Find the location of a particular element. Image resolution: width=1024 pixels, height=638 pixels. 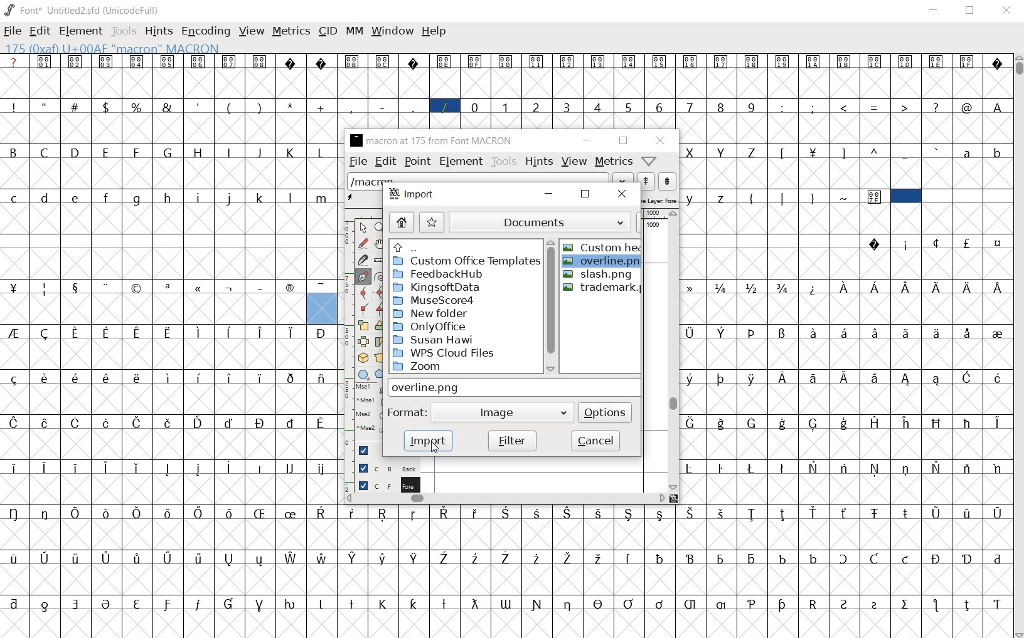

X is located at coordinates (691, 152).